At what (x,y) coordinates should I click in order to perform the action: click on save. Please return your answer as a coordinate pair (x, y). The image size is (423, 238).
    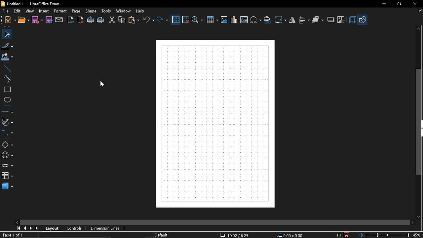
    Looking at the image, I should click on (347, 235).